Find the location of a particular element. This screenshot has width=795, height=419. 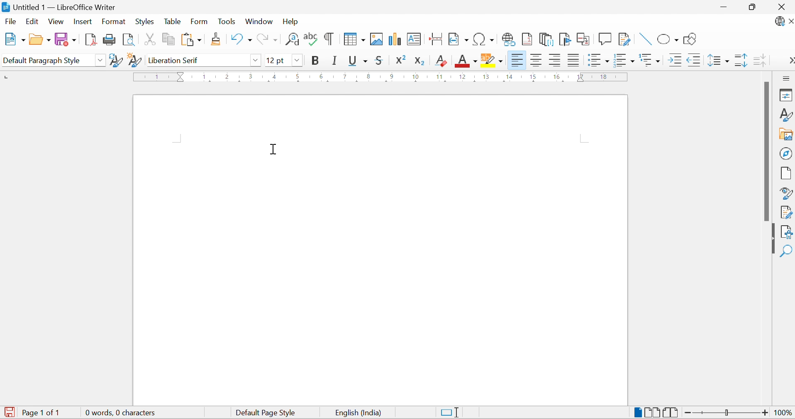

New Style from Selection is located at coordinates (134, 60).